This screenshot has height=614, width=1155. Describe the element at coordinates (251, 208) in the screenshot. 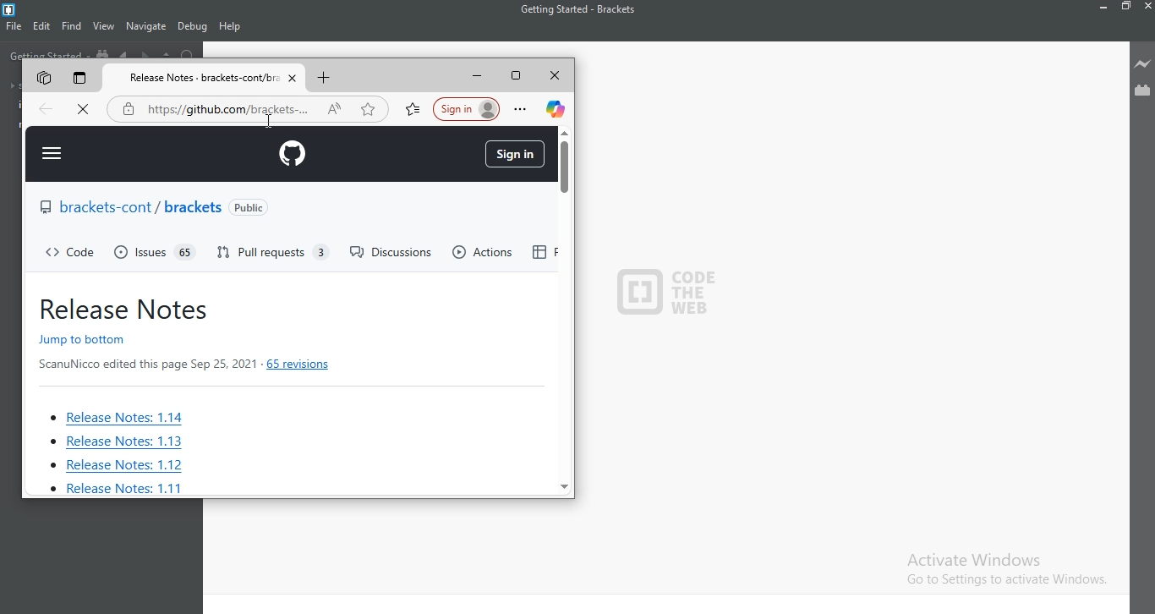

I see `public` at that location.